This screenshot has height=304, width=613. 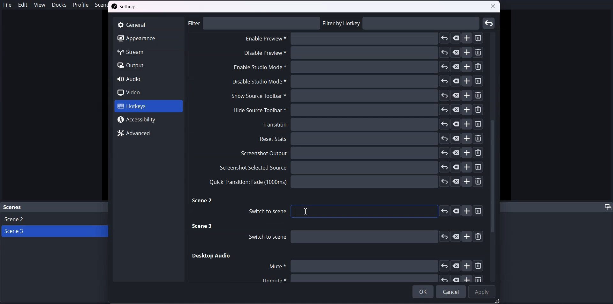 I want to click on Apperance, so click(x=148, y=38).